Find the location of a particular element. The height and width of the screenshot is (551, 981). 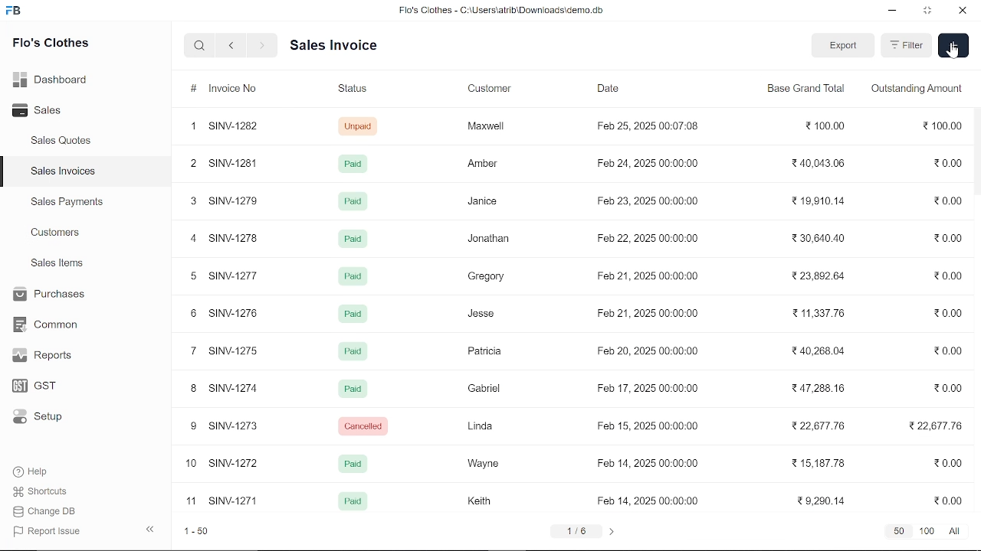

Sales Items is located at coordinates (57, 265).